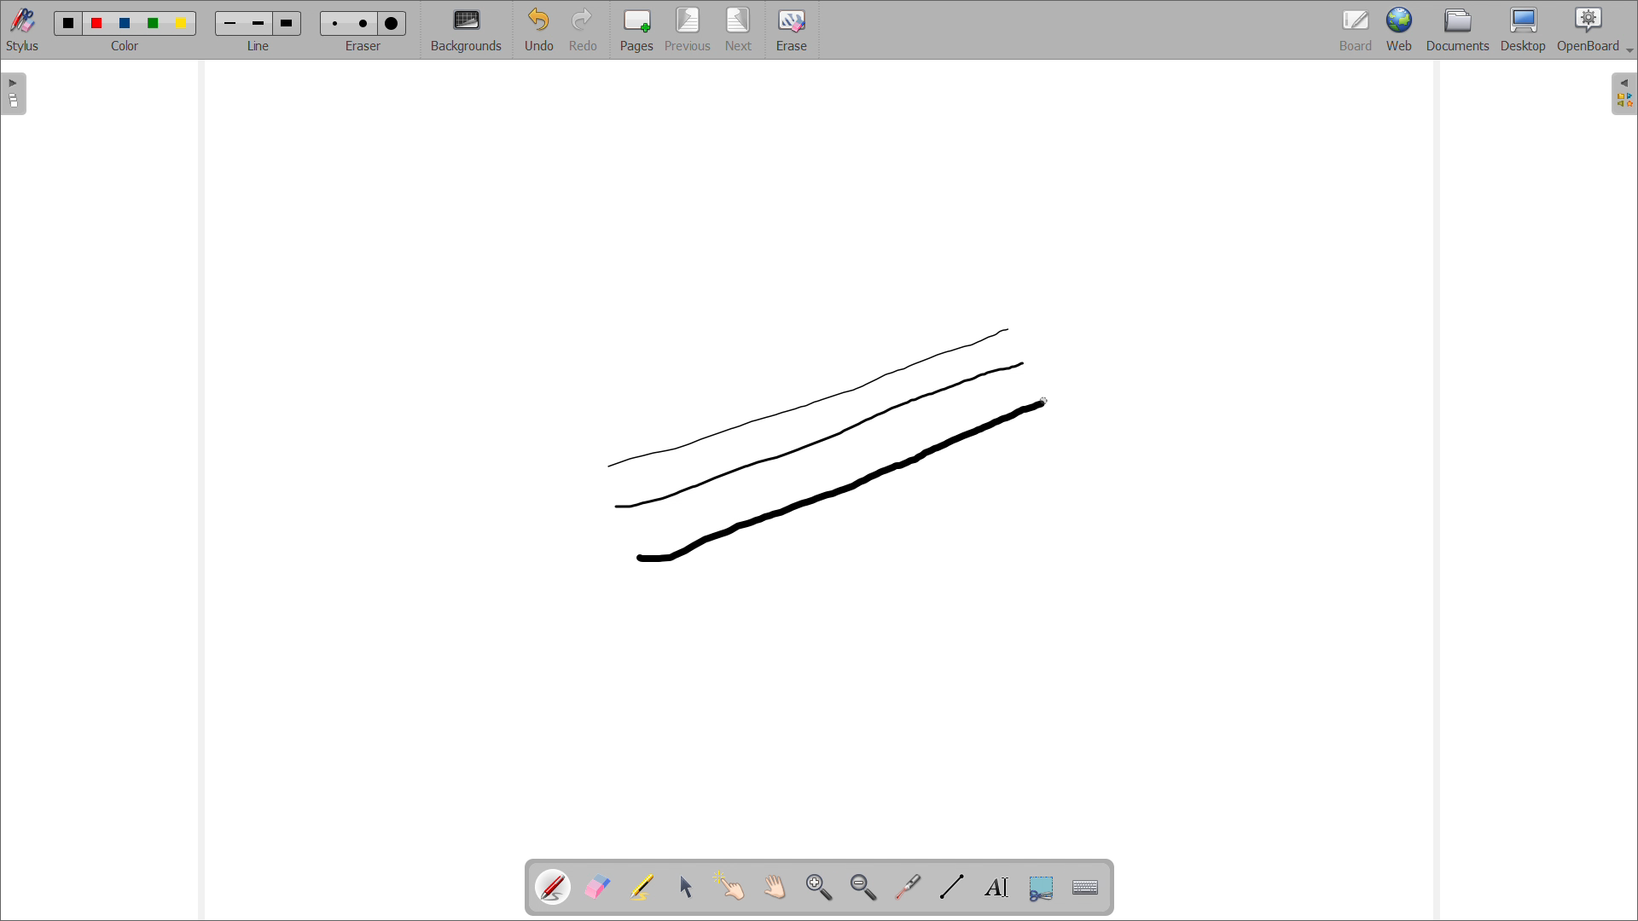 The image size is (1638, 921). I want to click on Eraser size, so click(336, 23).